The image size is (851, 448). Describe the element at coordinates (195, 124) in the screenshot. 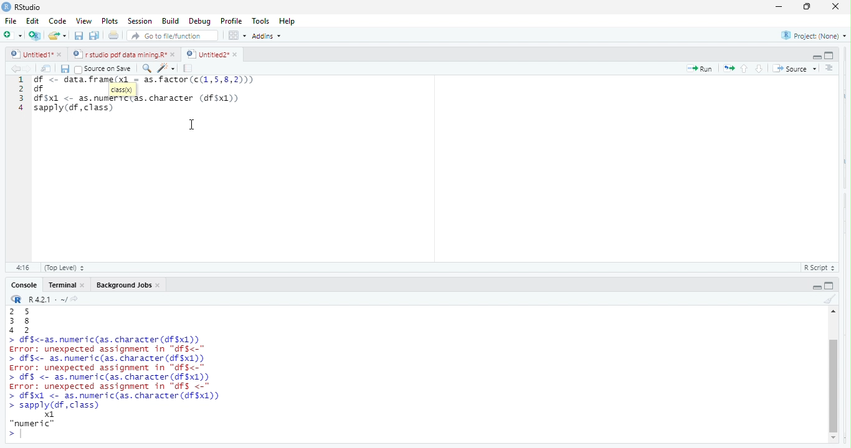

I see `cursor movement` at that location.